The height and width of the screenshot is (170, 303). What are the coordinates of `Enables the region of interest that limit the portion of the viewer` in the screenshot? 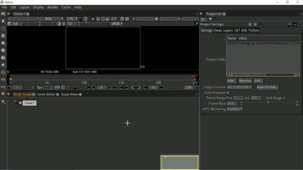 It's located at (103, 19).